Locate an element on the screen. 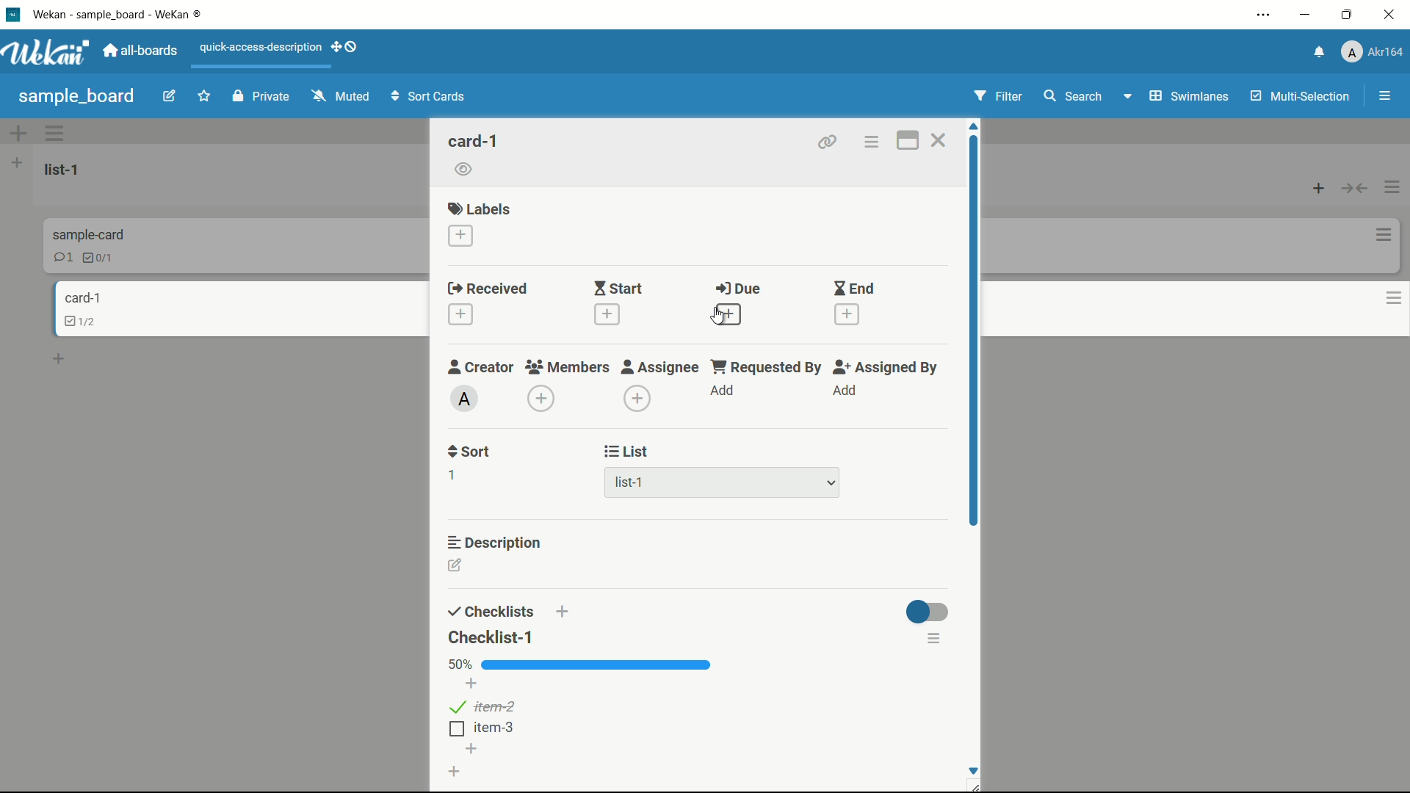 The height and width of the screenshot is (793, 1410). add swimlane is located at coordinates (18, 135).